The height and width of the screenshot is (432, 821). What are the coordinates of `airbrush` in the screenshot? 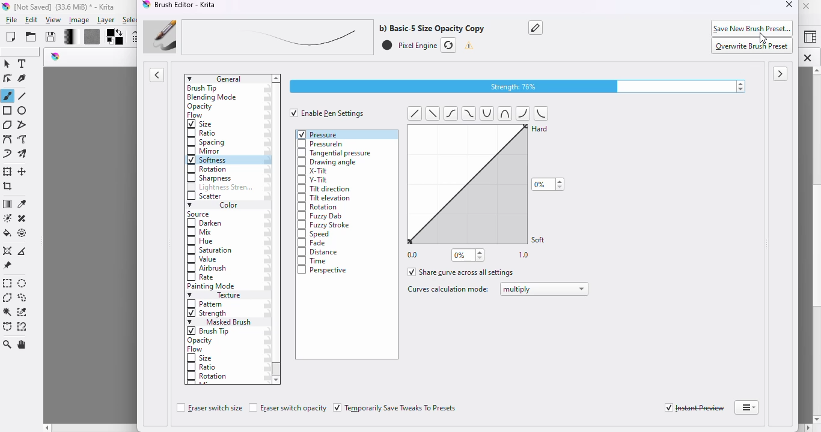 It's located at (207, 269).